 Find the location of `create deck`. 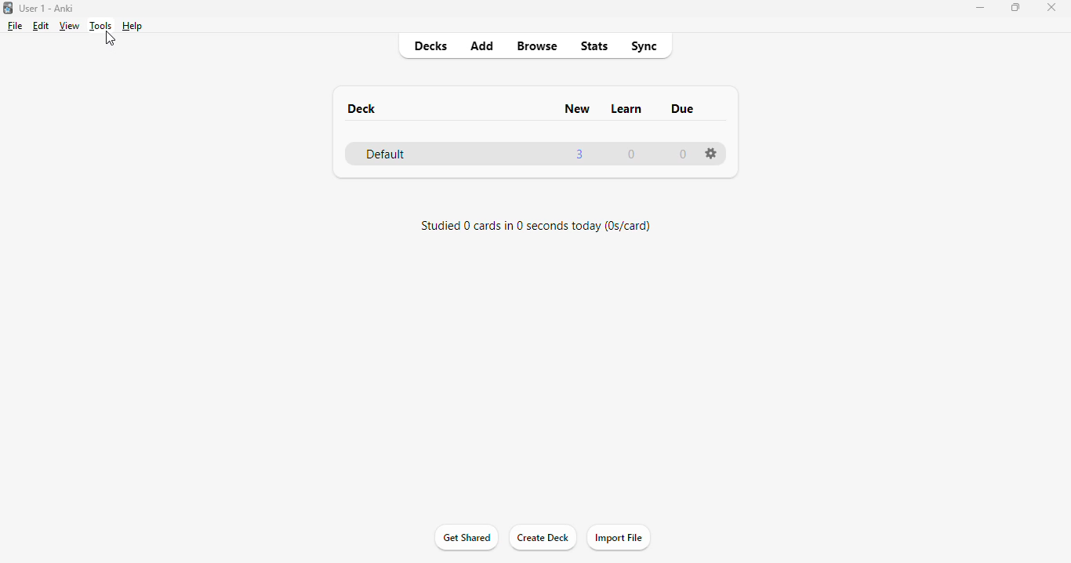

create deck is located at coordinates (543, 537).